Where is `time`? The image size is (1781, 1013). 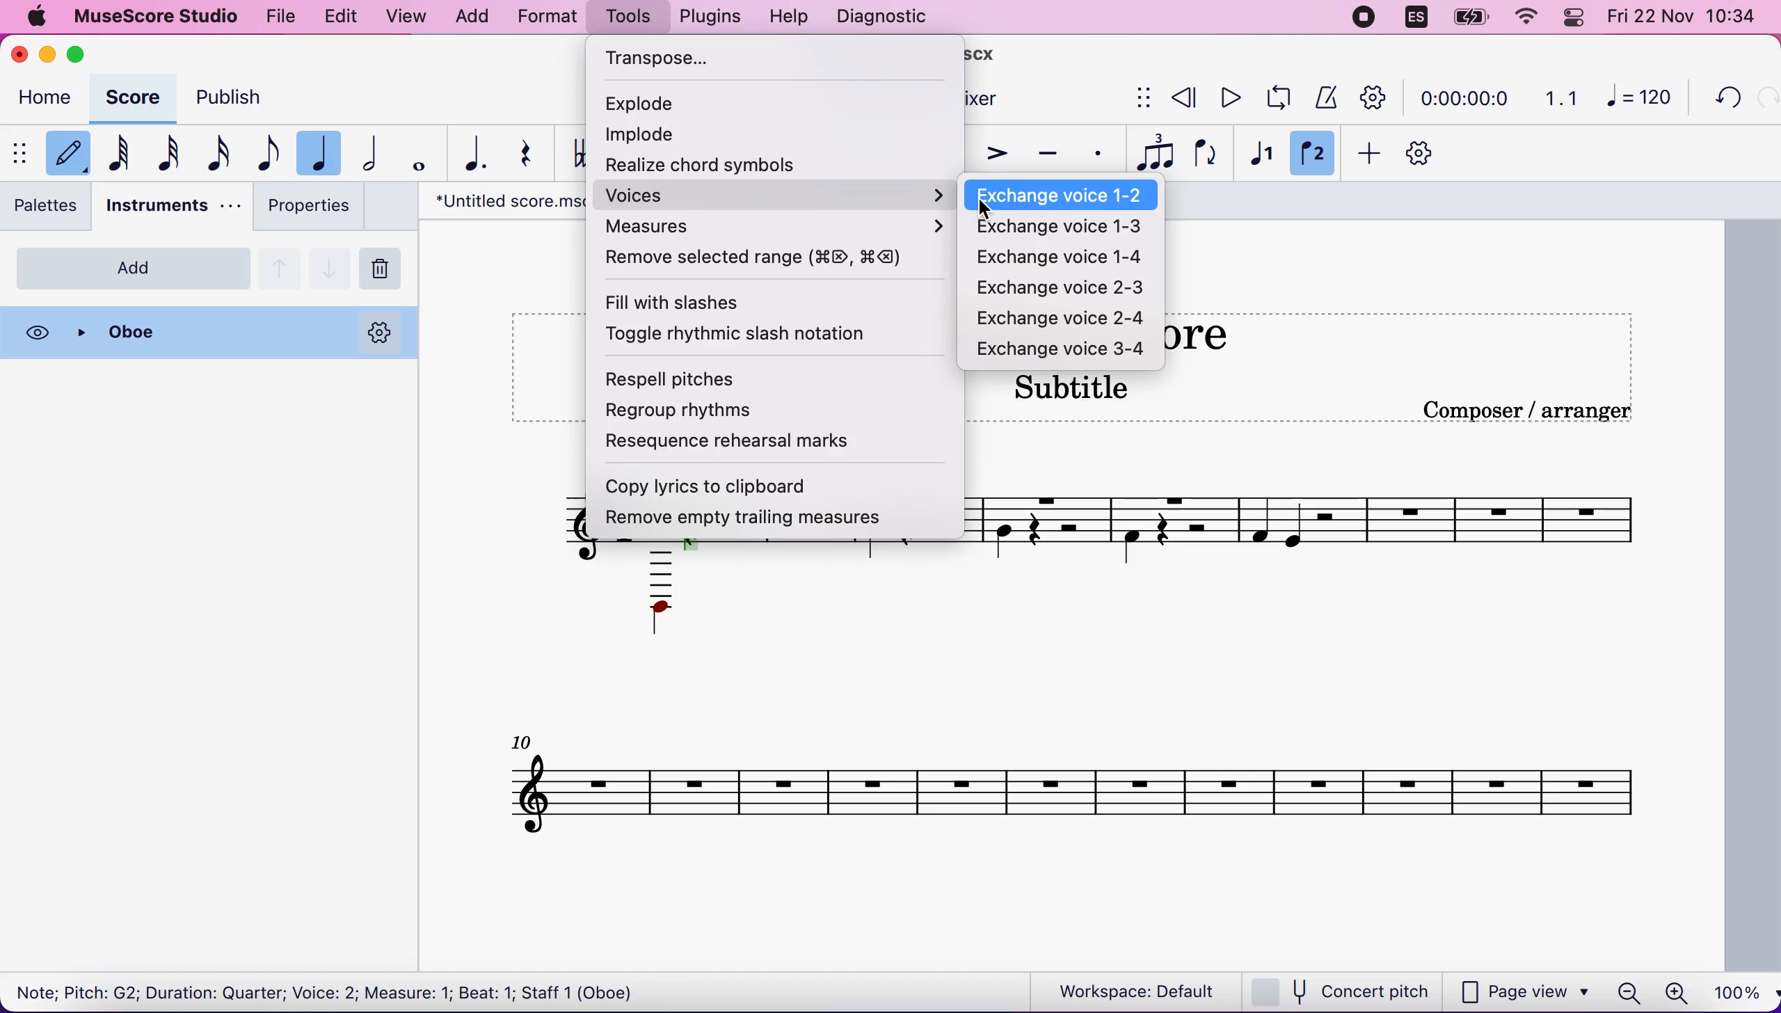 time is located at coordinates (1462, 95).